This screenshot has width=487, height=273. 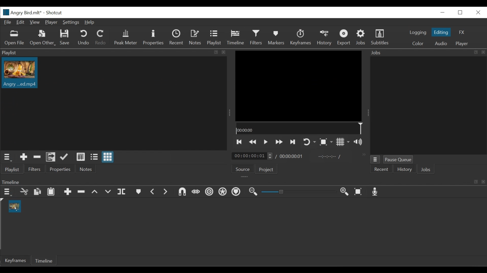 What do you see at coordinates (253, 192) in the screenshot?
I see `Zoom timeline out` at bounding box center [253, 192].